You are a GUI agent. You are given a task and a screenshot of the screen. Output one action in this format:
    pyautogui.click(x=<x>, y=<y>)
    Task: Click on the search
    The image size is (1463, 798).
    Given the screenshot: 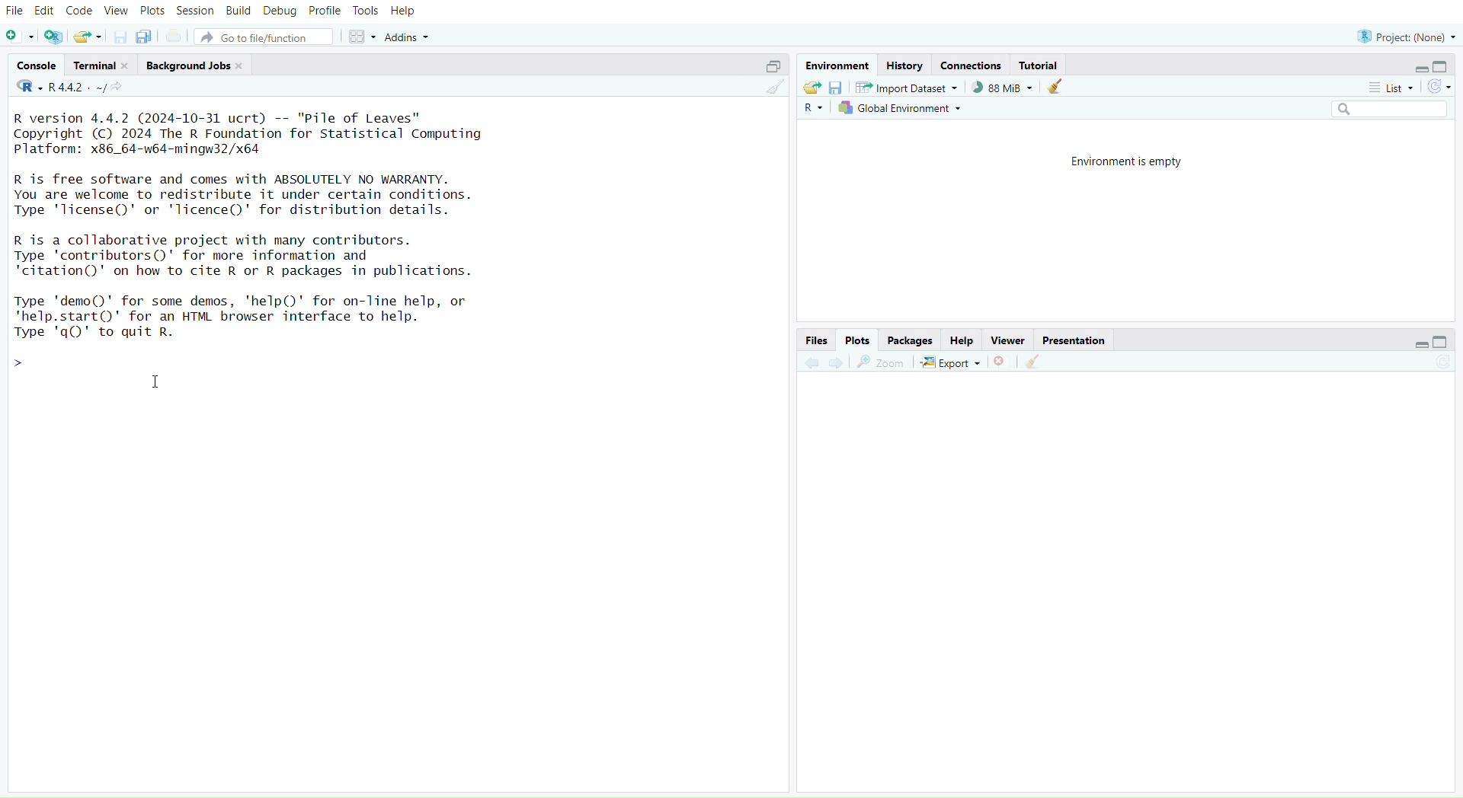 What is the action you would take?
    pyautogui.click(x=1383, y=109)
    